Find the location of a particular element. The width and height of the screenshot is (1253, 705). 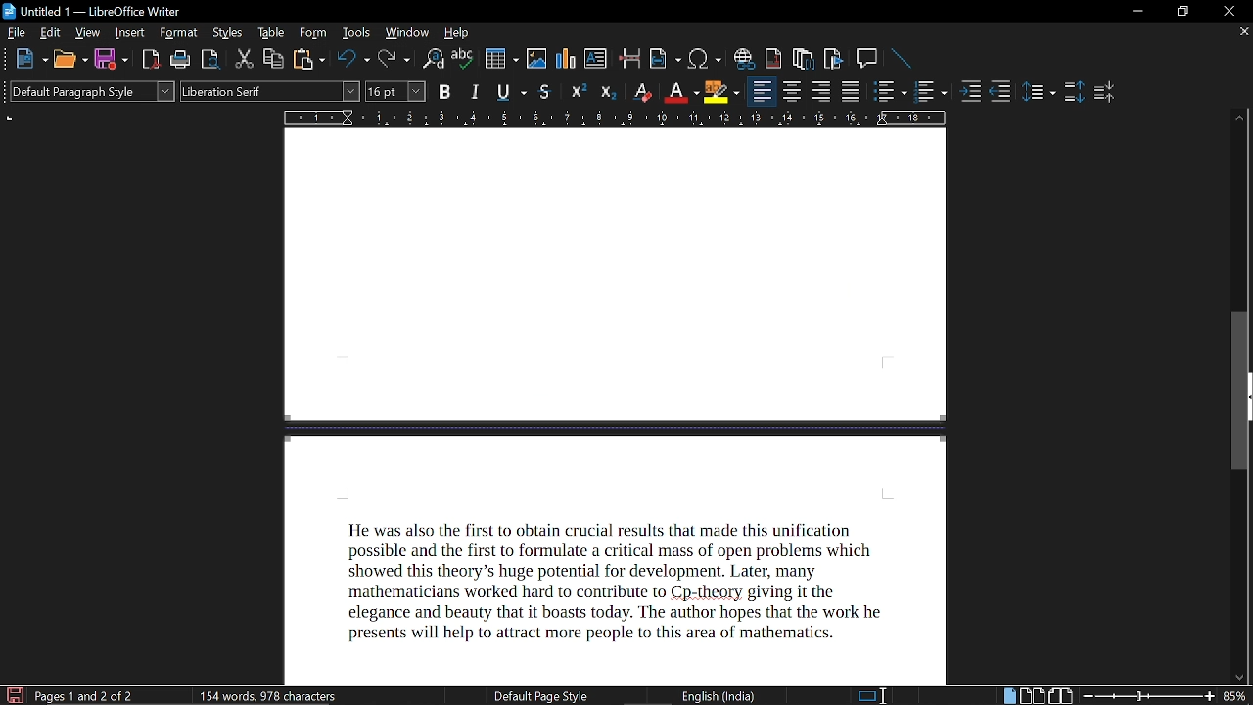

Vertical scrollbar is located at coordinates (1243, 305).